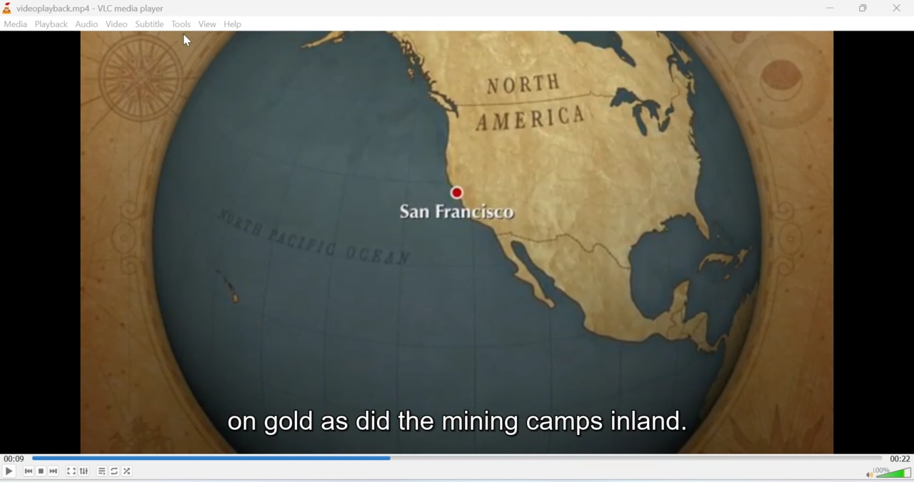 The width and height of the screenshot is (914, 482). Describe the element at coordinates (115, 471) in the screenshot. I see `Loop` at that location.